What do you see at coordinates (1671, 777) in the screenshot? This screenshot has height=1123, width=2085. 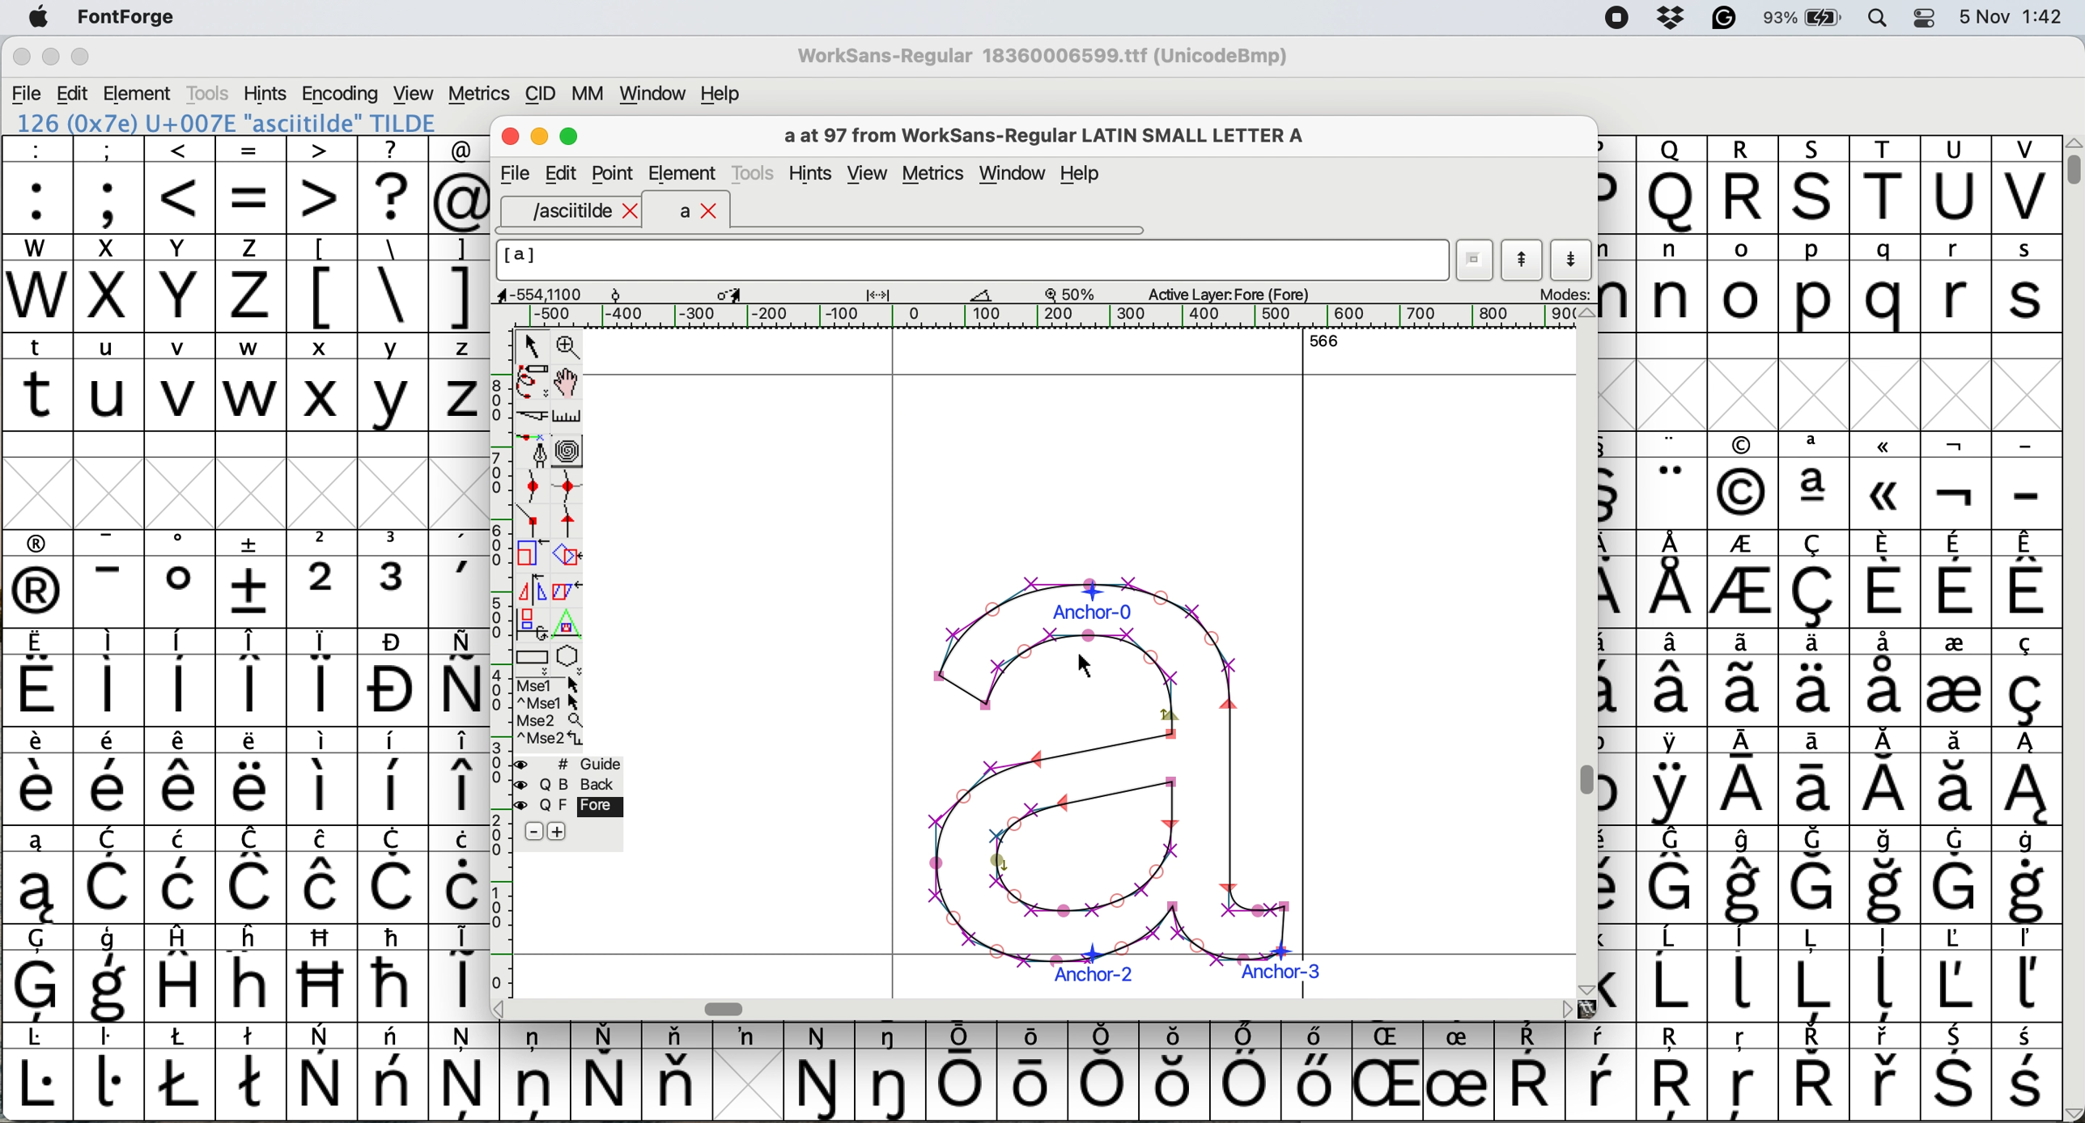 I see `symbol` at bounding box center [1671, 777].